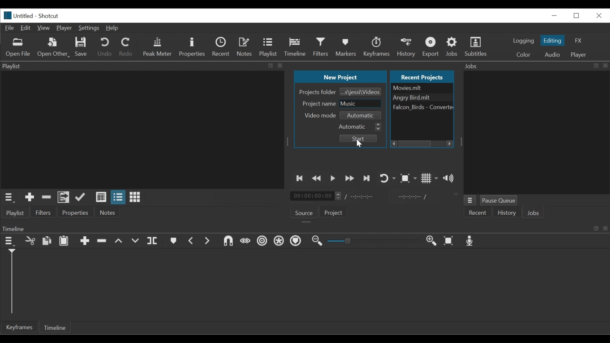 Image resolution: width=610 pixels, height=343 pixels. What do you see at coordinates (64, 28) in the screenshot?
I see `Player` at bounding box center [64, 28].